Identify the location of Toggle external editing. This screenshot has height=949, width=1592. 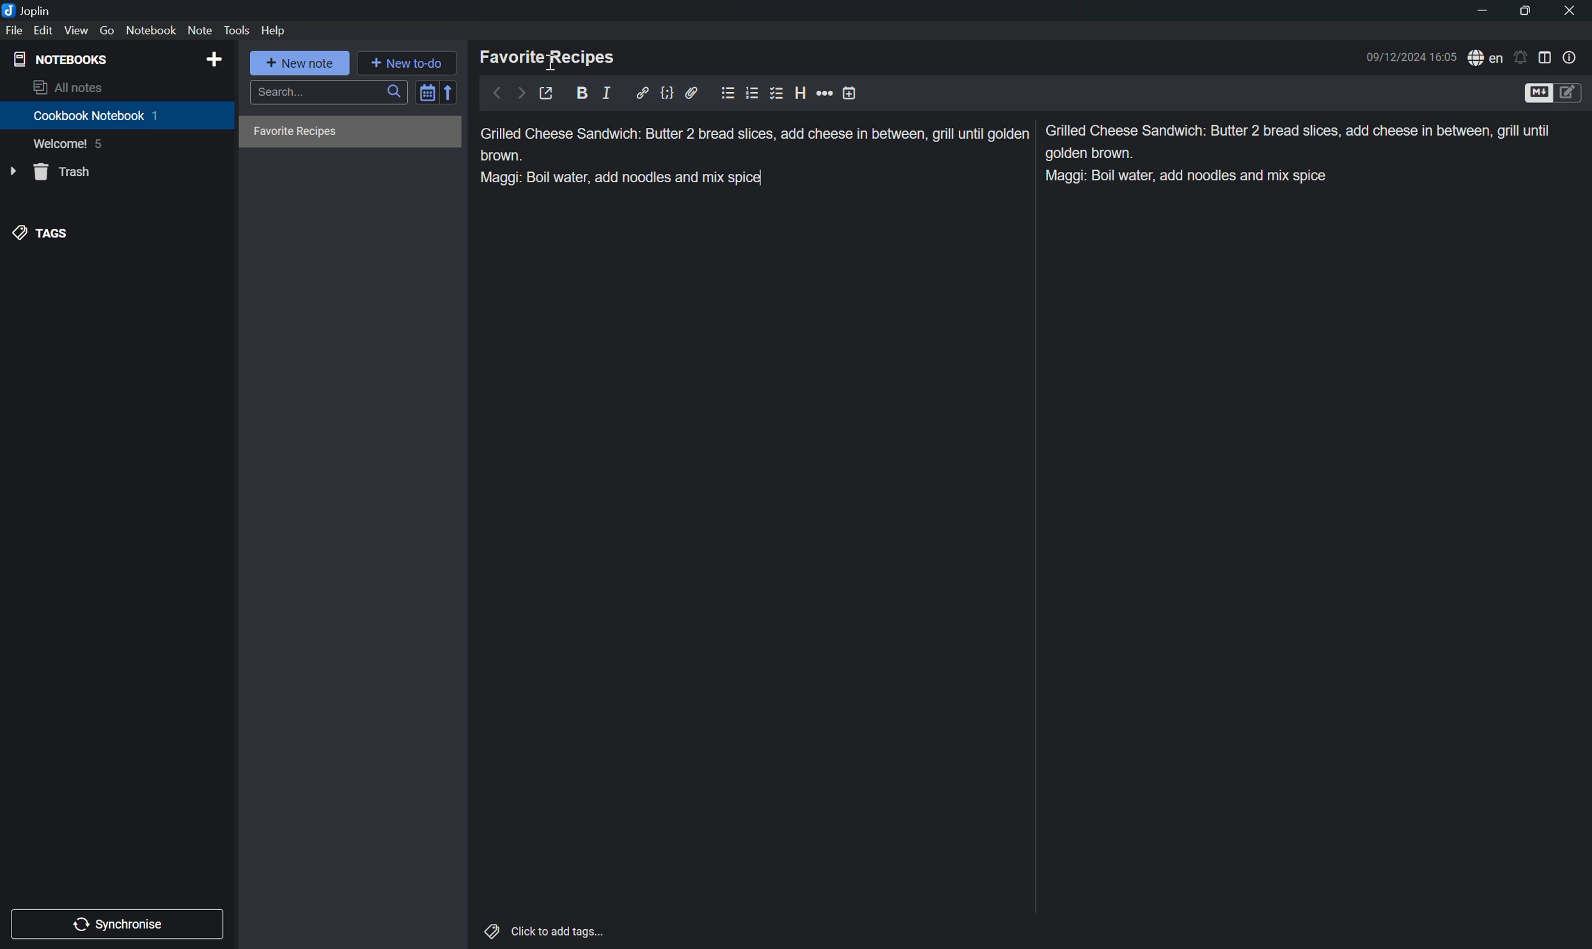
(549, 92).